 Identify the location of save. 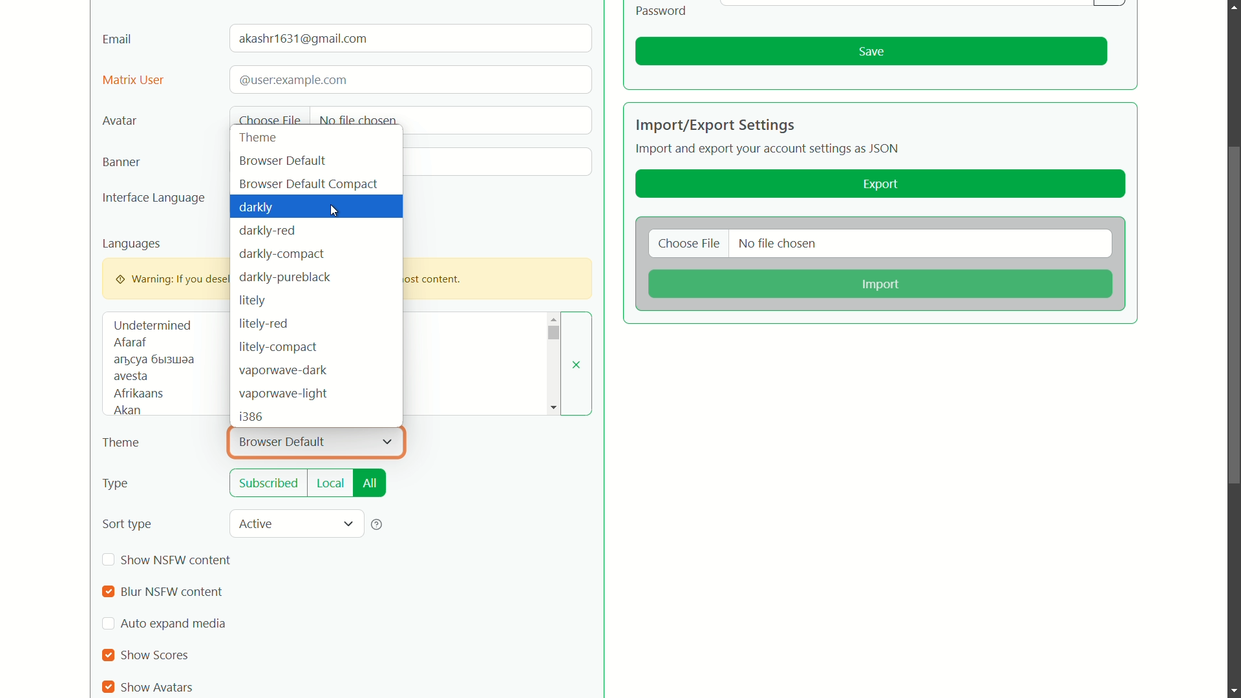
(871, 52).